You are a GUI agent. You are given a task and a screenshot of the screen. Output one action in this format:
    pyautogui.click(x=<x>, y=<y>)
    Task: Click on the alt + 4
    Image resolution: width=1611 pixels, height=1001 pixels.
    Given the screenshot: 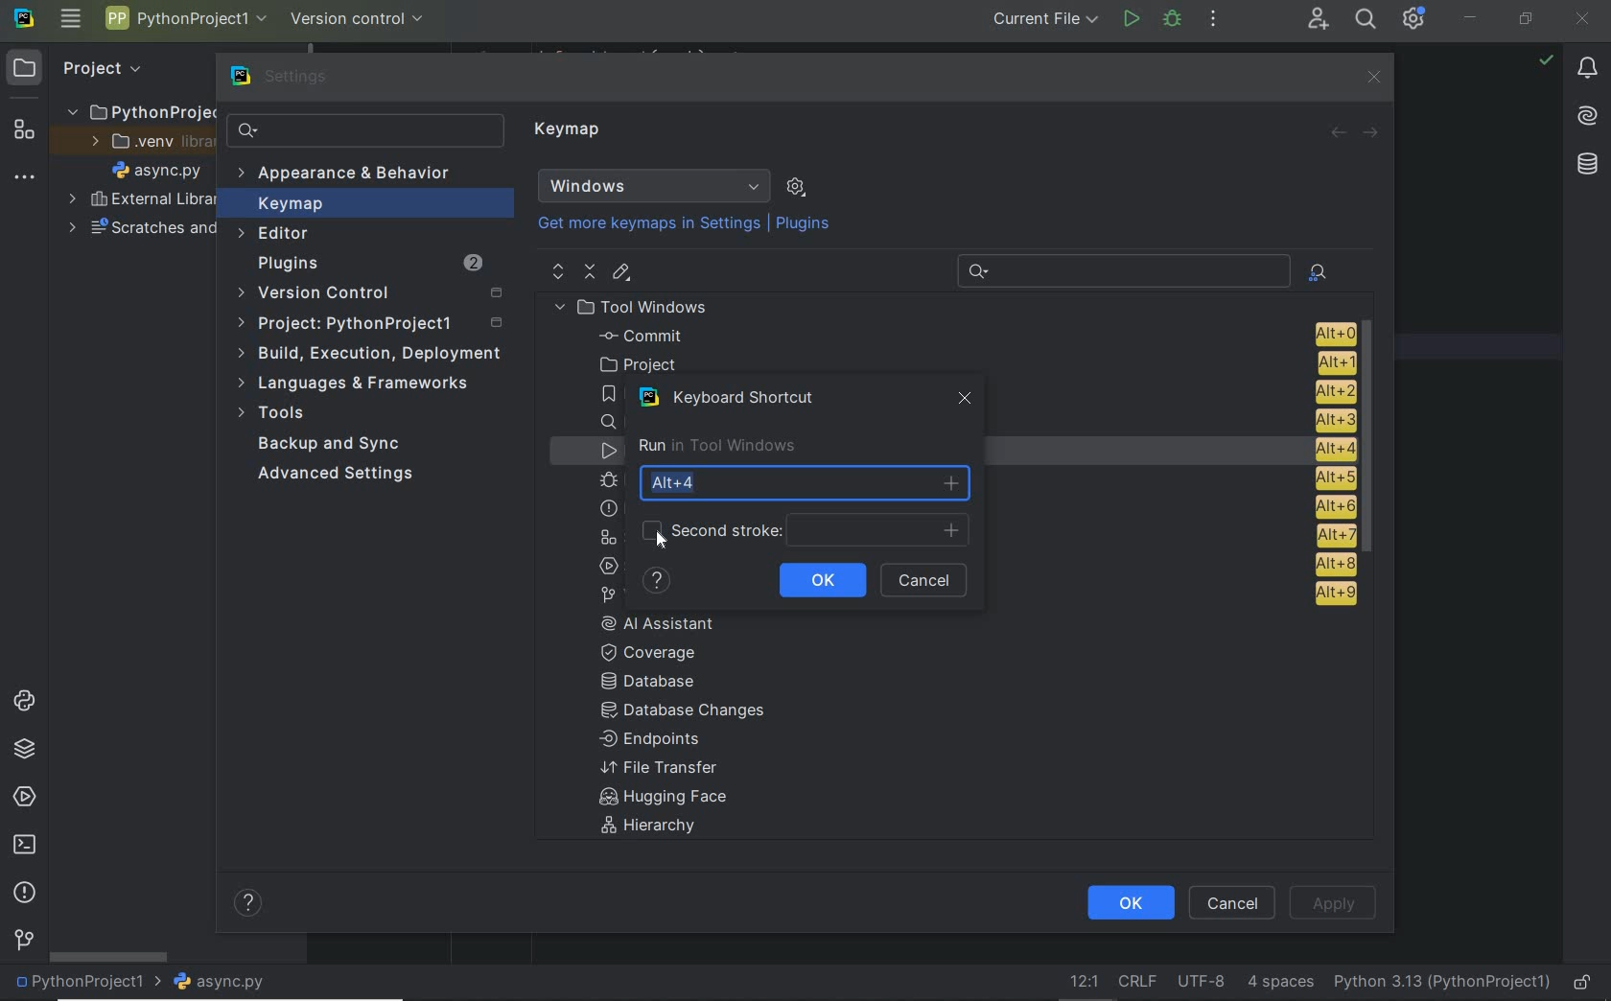 What is the action you would take?
    pyautogui.click(x=1326, y=449)
    